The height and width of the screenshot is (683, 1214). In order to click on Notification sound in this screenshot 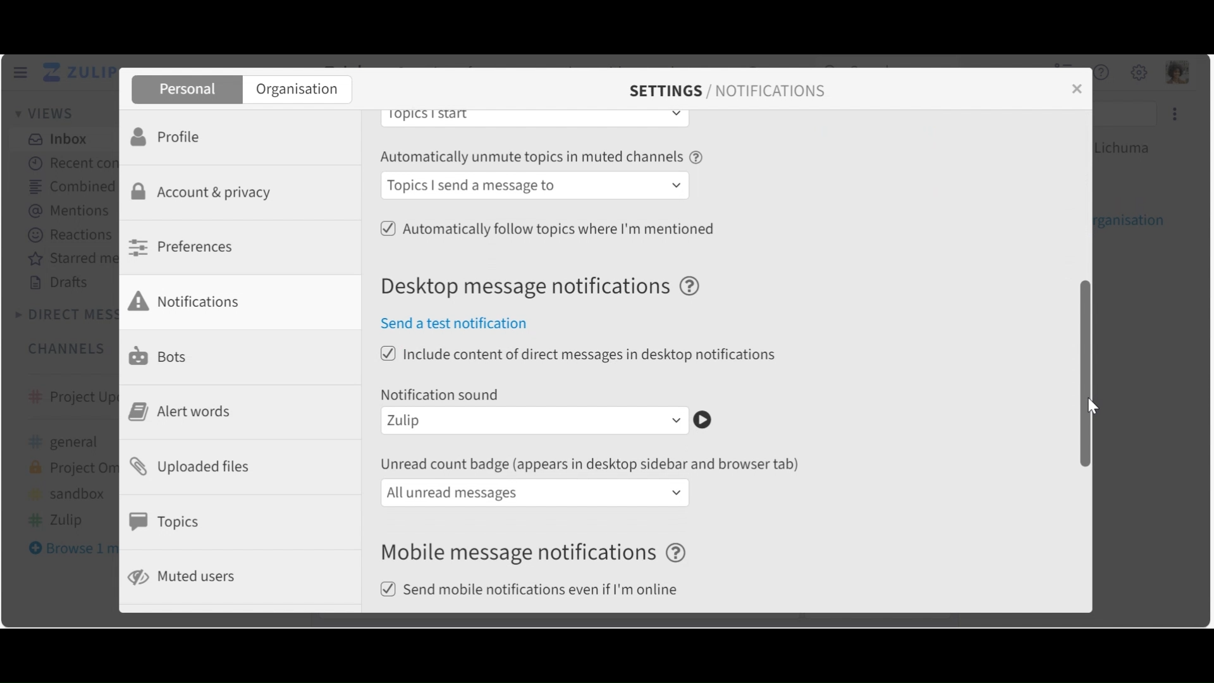, I will do `click(442, 394)`.